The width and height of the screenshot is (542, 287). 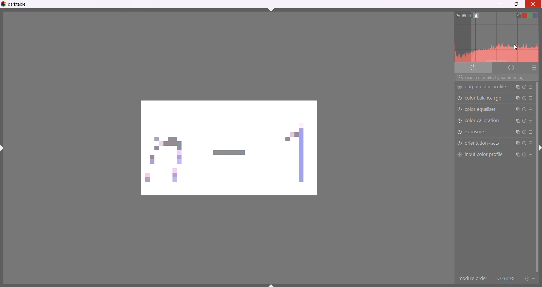 What do you see at coordinates (271, 9) in the screenshot?
I see `shift+ctrl+t` at bounding box center [271, 9].